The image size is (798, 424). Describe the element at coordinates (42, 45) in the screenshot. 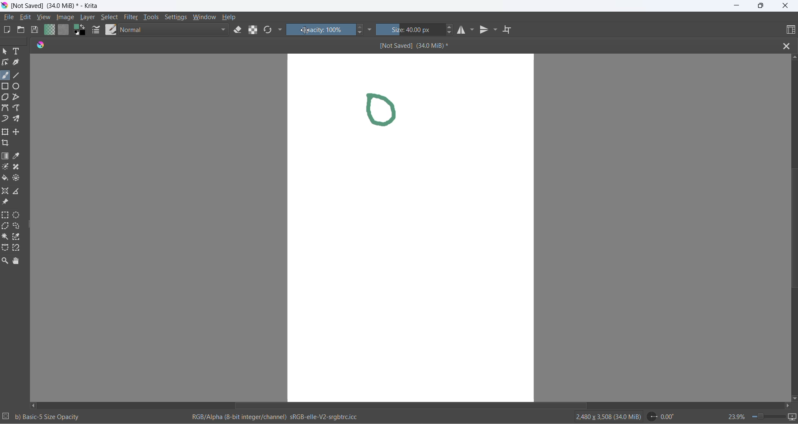

I see `app icon` at that location.